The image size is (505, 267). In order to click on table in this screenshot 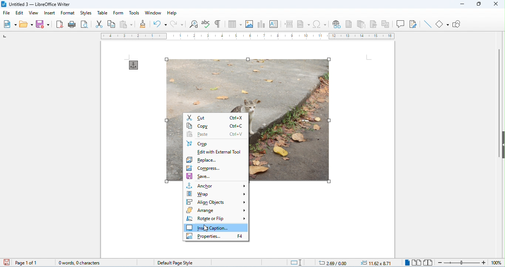, I will do `click(102, 13)`.